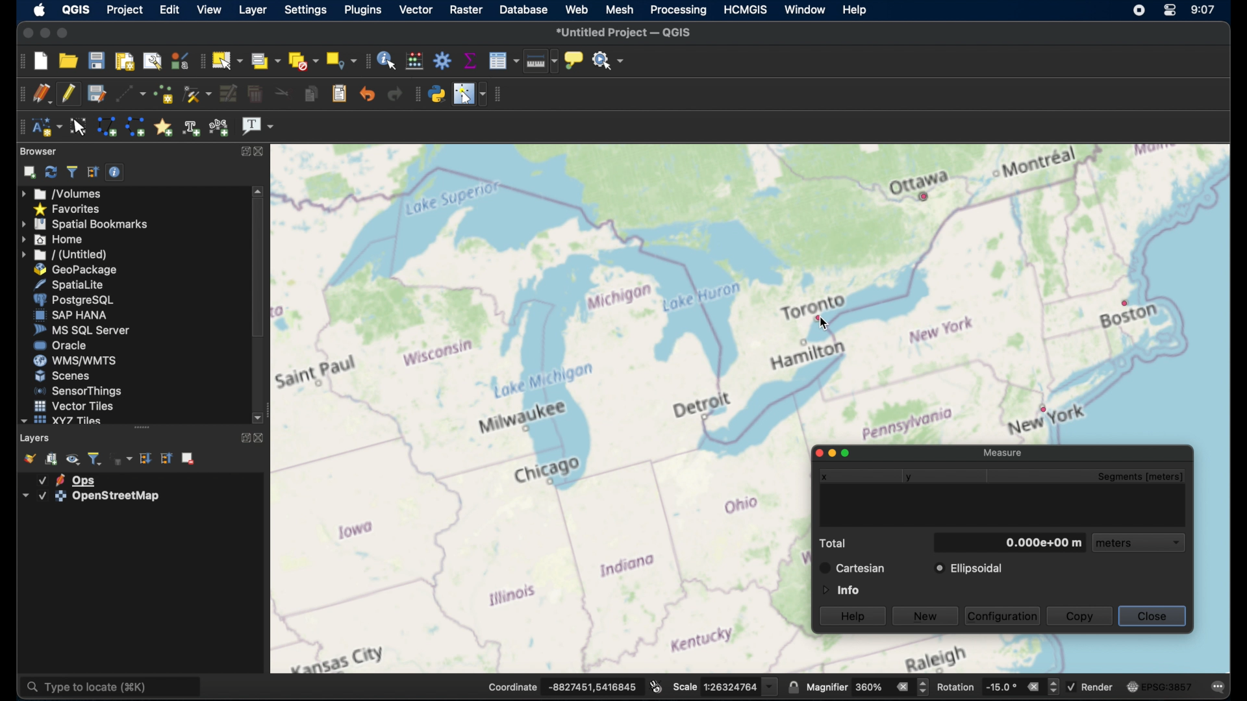 The image size is (1247, 701). Describe the element at coordinates (1168, 11) in the screenshot. I see `control center macOS` at that location.